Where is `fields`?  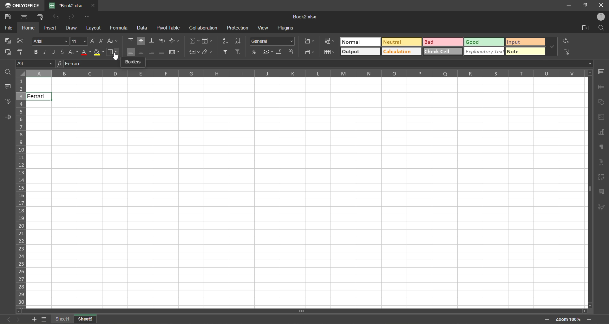 fields is located at coordinates (207, 41).